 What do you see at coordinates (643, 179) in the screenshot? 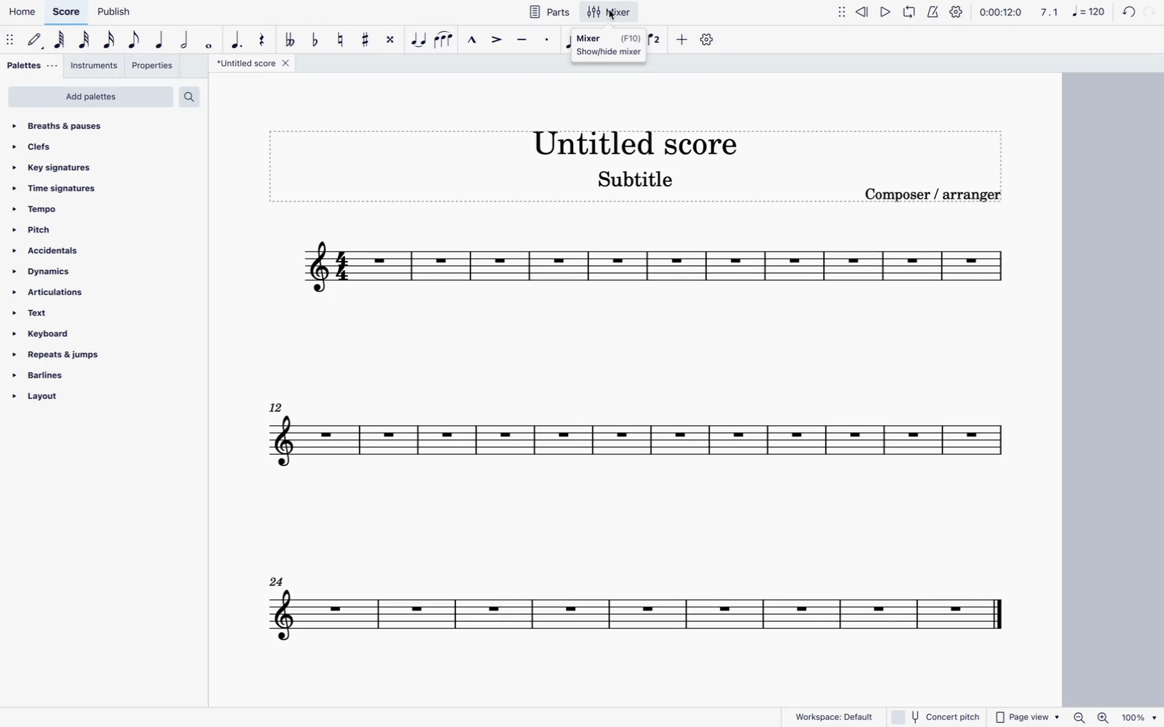
I see `score subtitle` at bounding box center [643, 179].